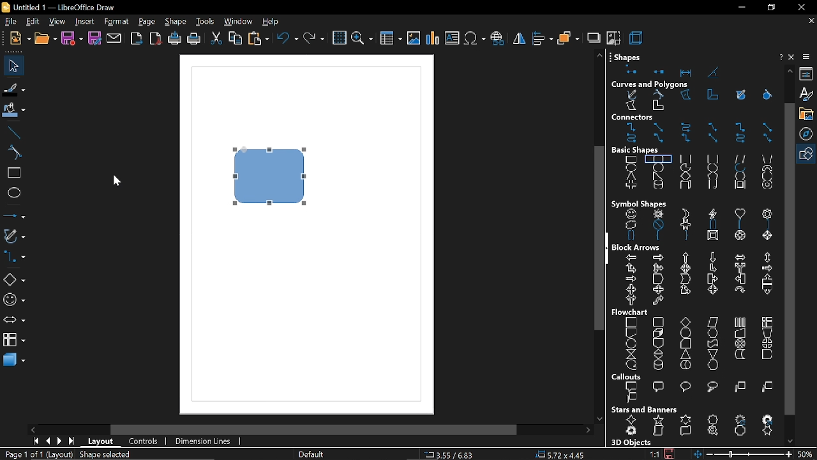 The height and width of the screenshot is (460, 817). Describe the element at coordinates (14, 193) in the screenshot. I see `ellipse` at that location.